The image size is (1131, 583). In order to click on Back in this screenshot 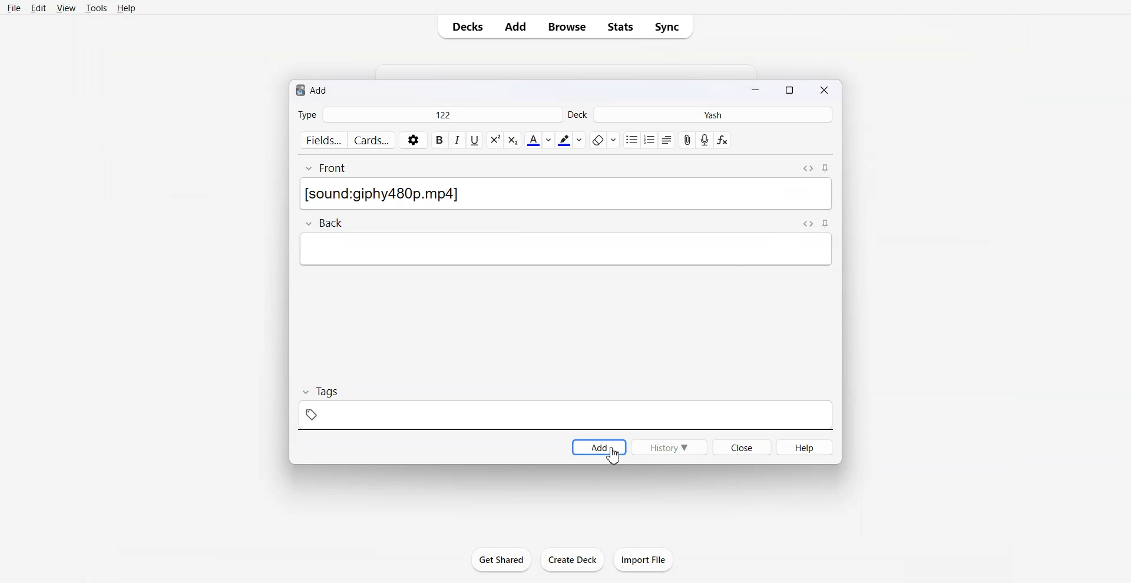, I will do `click(323, 223)`.